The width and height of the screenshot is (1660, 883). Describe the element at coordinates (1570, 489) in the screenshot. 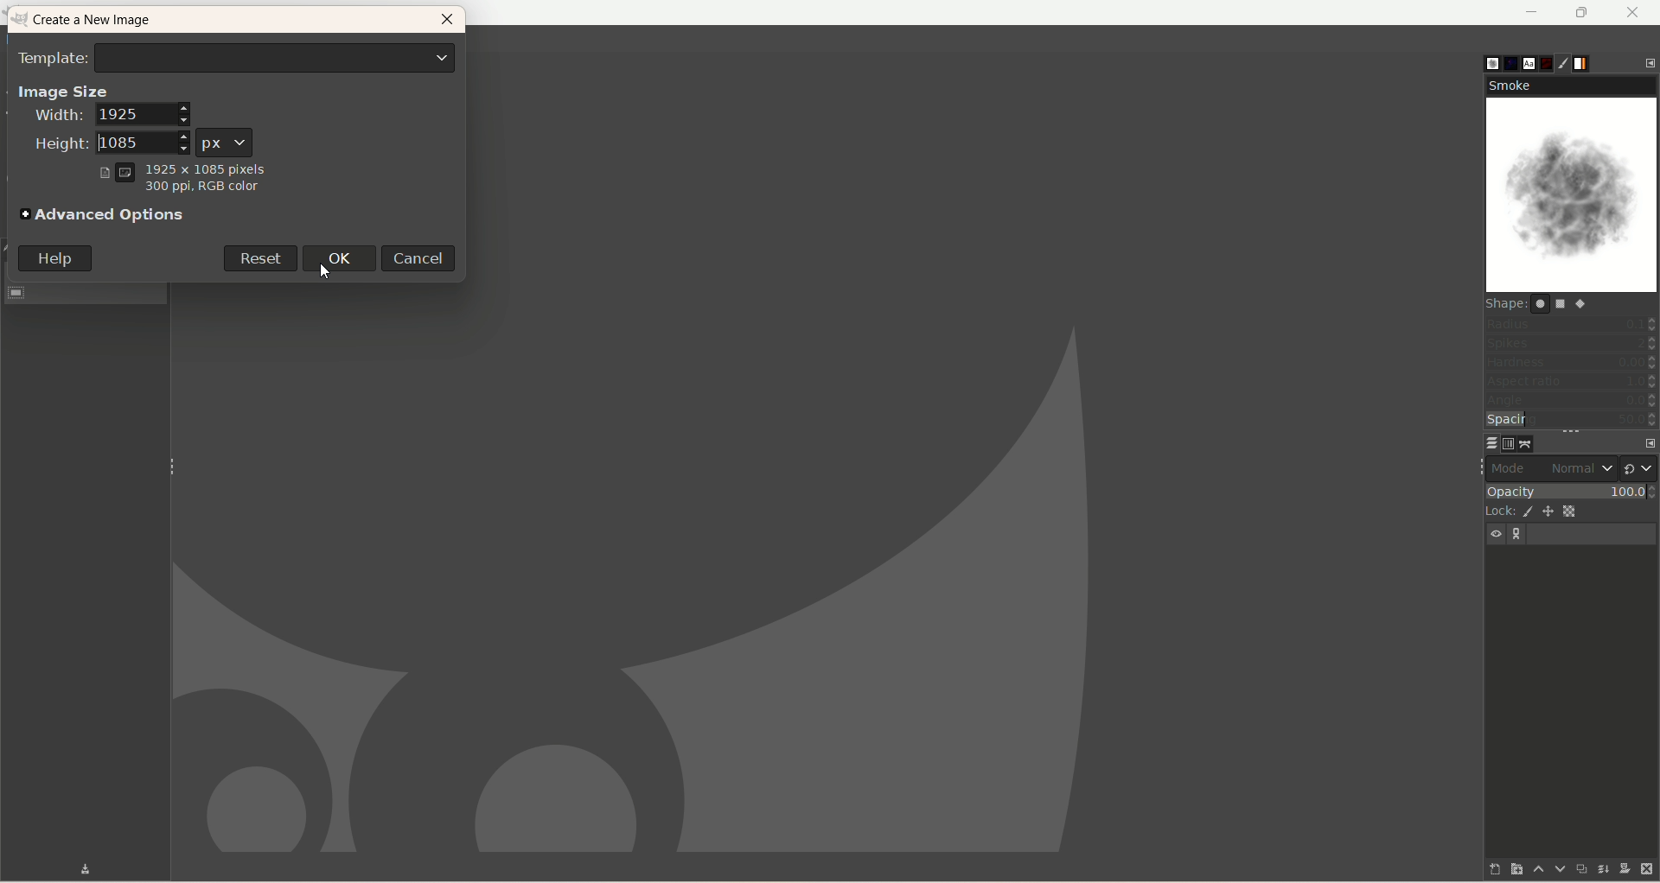

I see `opacity` at that location.